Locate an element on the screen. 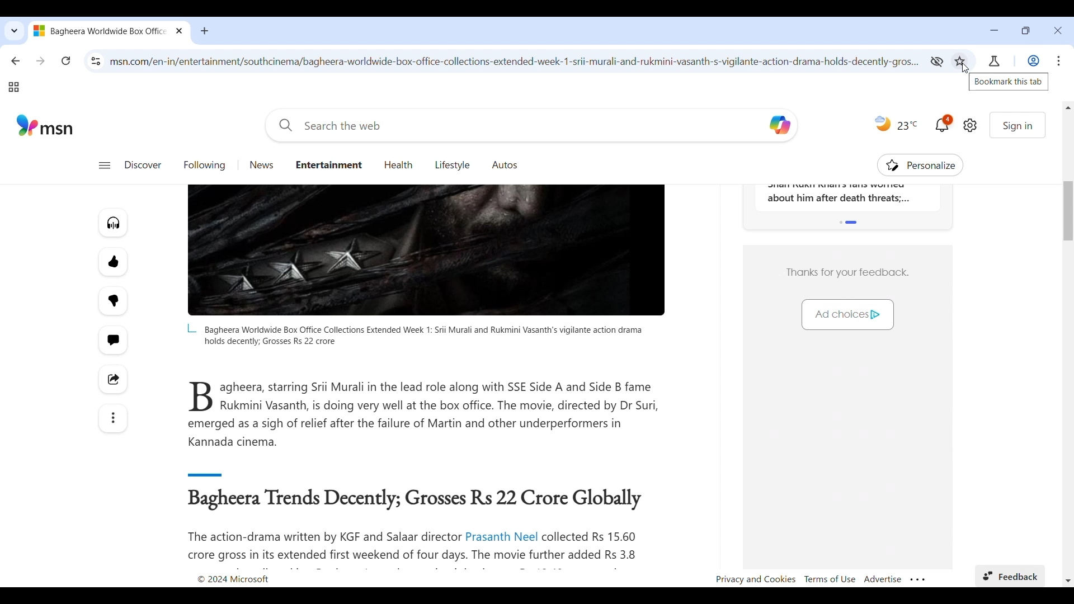 The width and height of the screenshot is (1074, 604). The action-drama written by KGF and Salaar director Prasanth Neel collected Rs 15.60
crore gross in its extended first weekend of four days. The movie further added Rs 3.8 is located at coordinates (419, 546).